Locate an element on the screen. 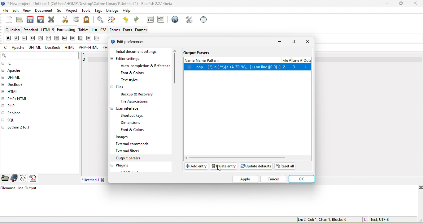 This screenshot has width=423, height=223. editor settings is located at coordinates (131, 59).